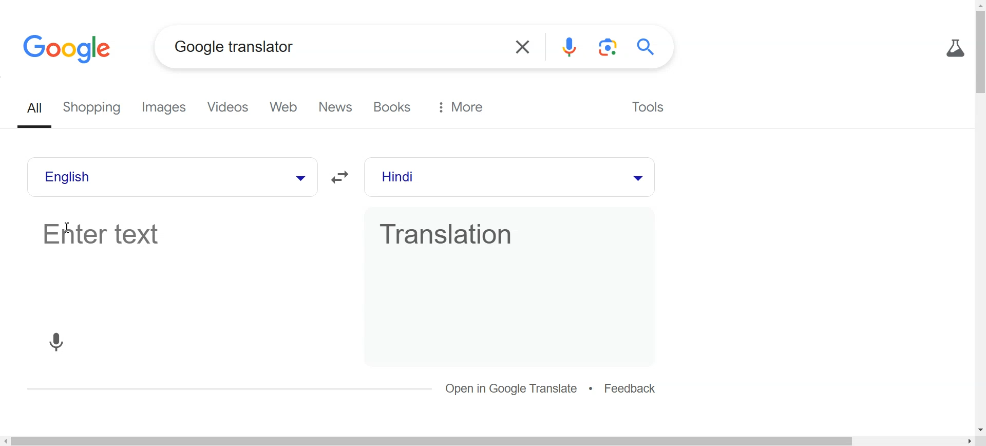 The width and height of the screenshot is (986, 446). Describe the element at coordinates (70, 228) in the screenshot. I see `Text Cursor` at that location.